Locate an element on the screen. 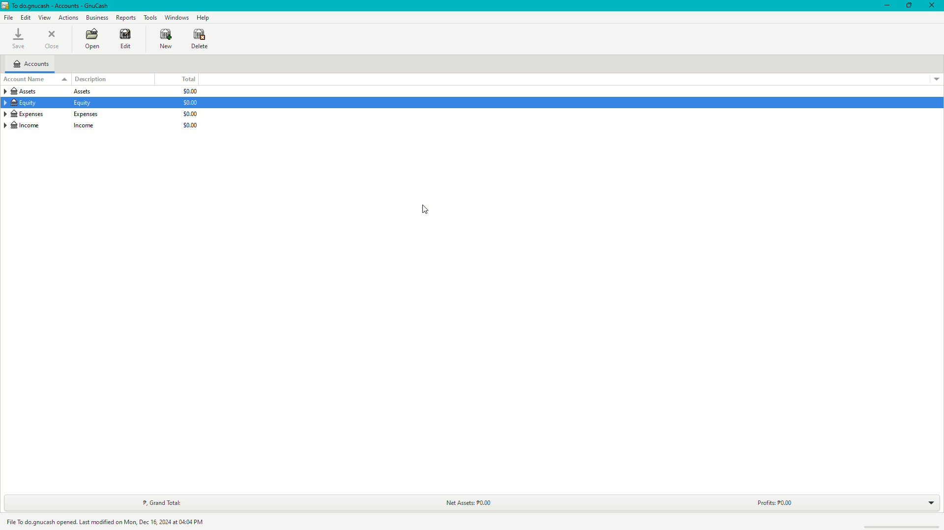 The width and height of the screenshot is (944, 530). New is located at coordinates (166, 39).